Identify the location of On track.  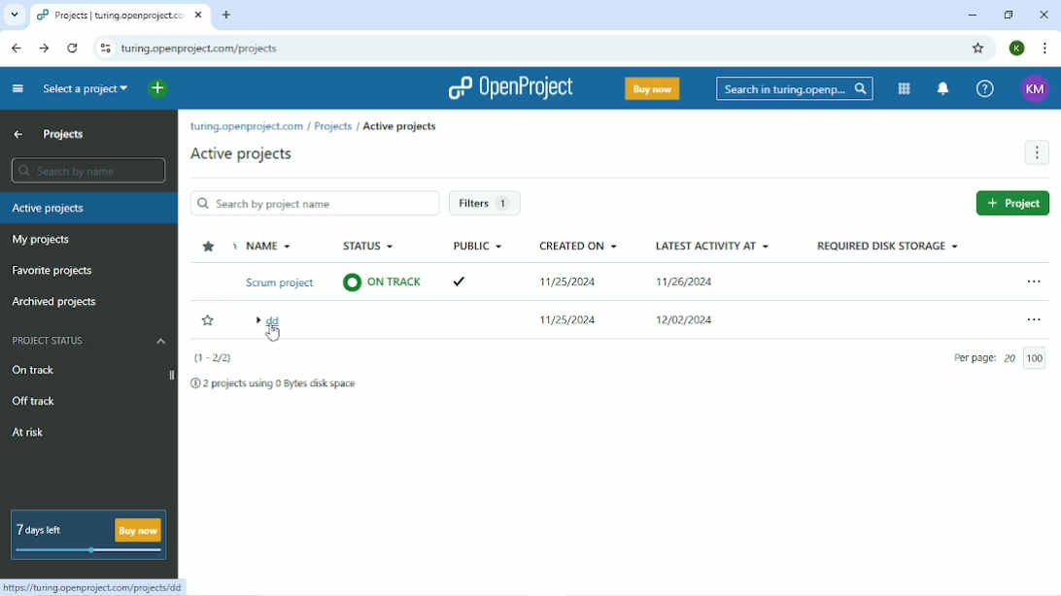
(35, 371).